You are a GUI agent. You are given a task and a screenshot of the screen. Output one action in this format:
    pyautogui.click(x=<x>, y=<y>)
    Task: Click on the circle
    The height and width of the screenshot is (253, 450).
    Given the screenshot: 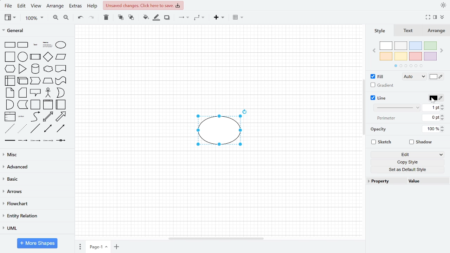 What is the action you would take?
    pyautogui.click(x=22, y=57)
    